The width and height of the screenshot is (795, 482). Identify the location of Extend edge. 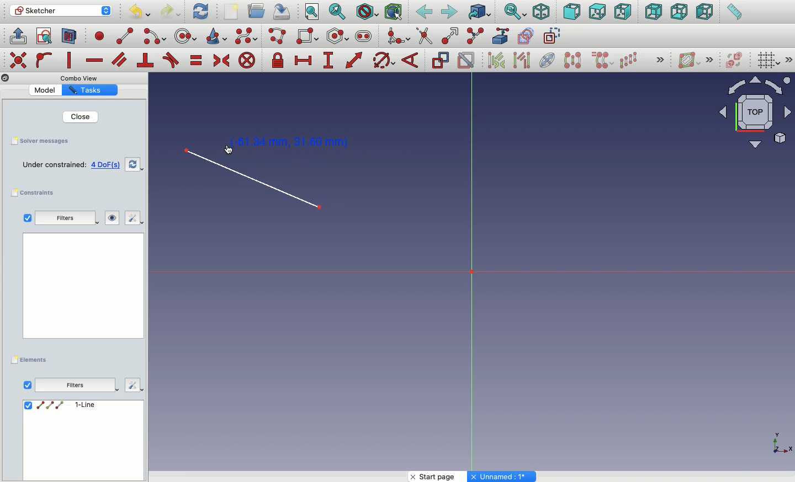
(452, 35).